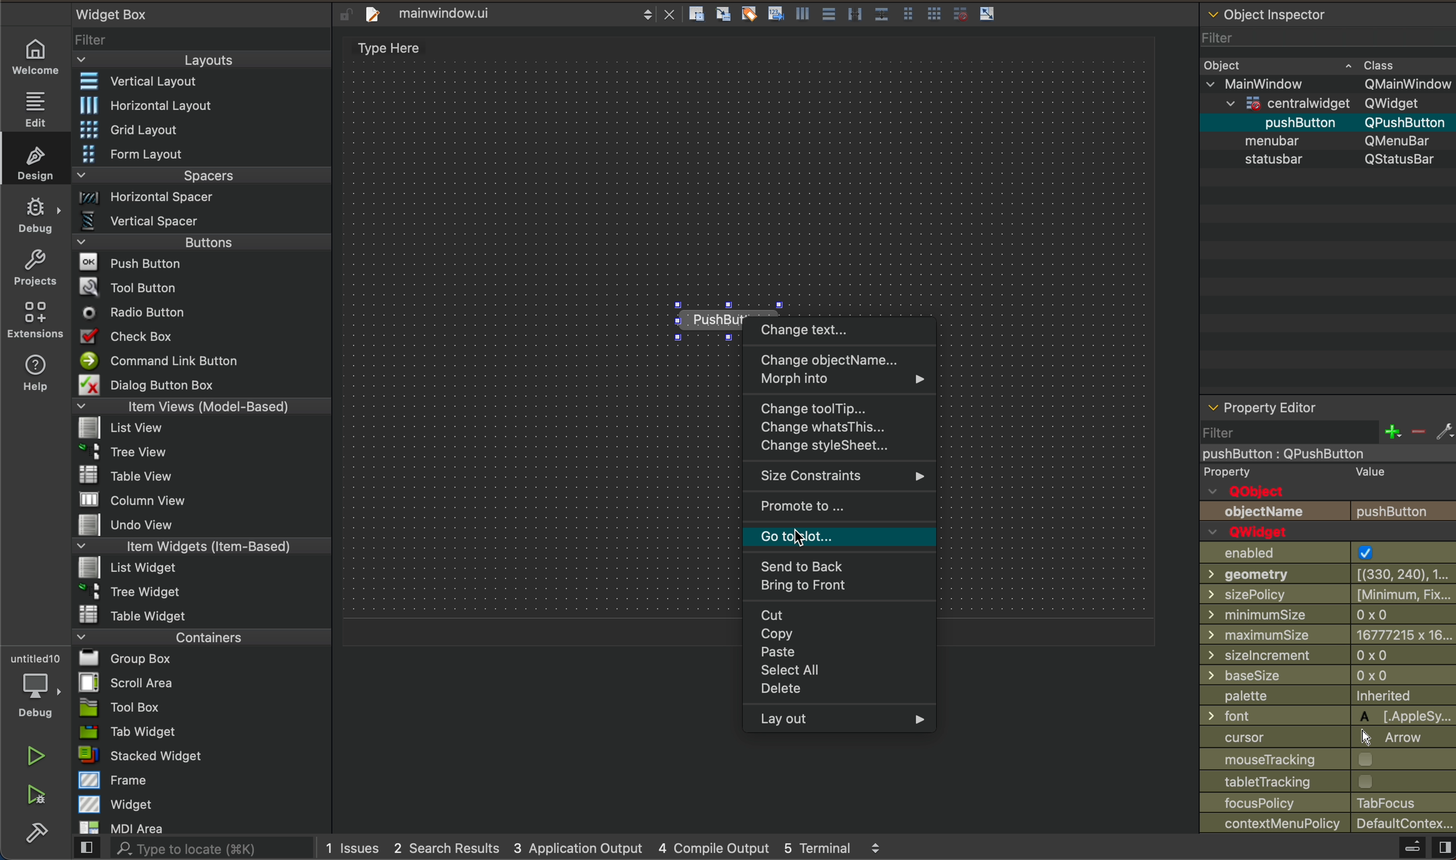 This screenshot has height=860, width=1456. Describe the element at coordinates (202, 289) in the screenshot. I see `tool button` at that location.